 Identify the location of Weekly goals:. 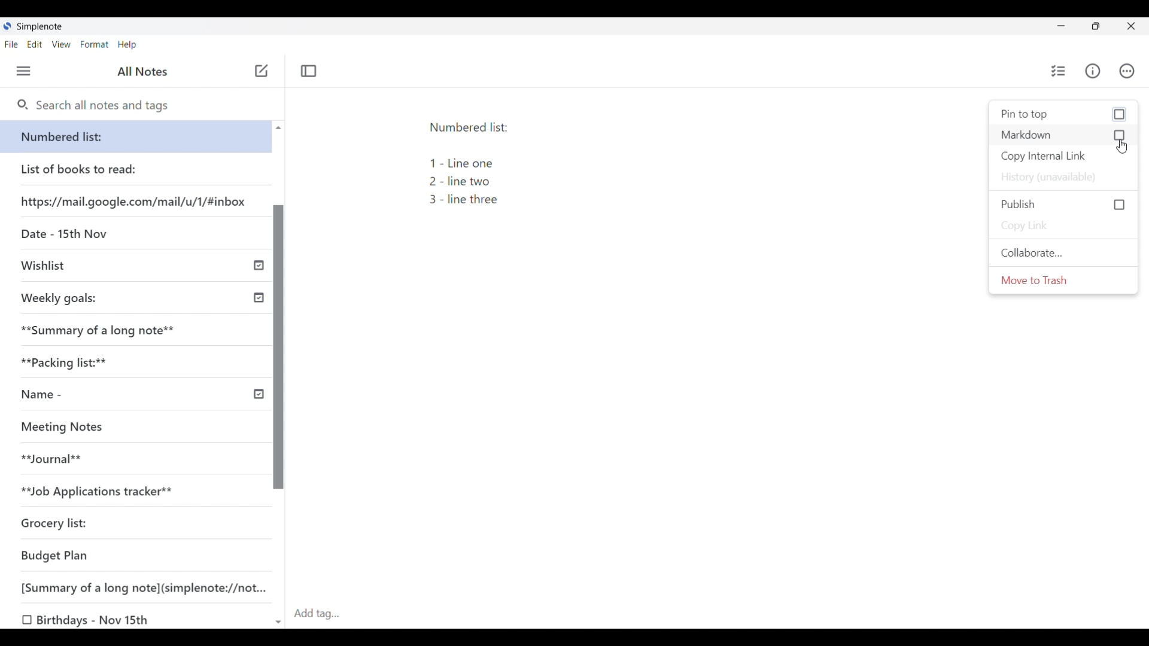
(77, 301).